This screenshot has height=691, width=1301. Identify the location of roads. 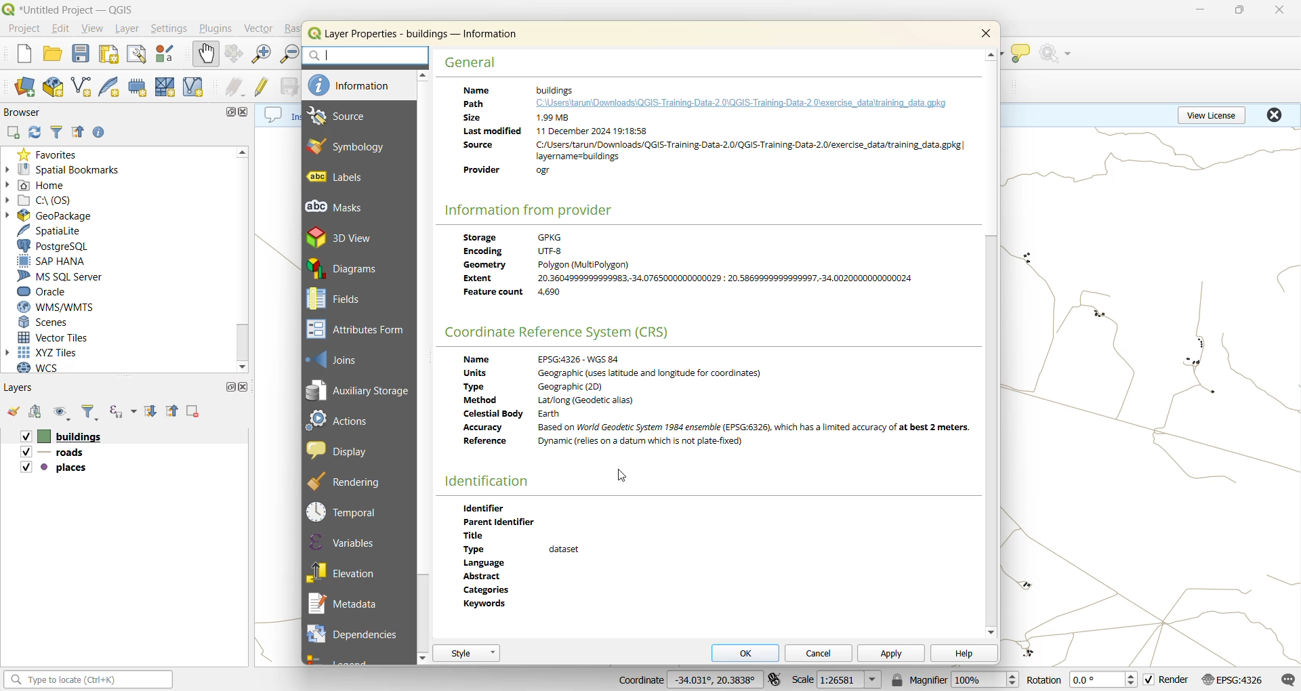
(56, 453).